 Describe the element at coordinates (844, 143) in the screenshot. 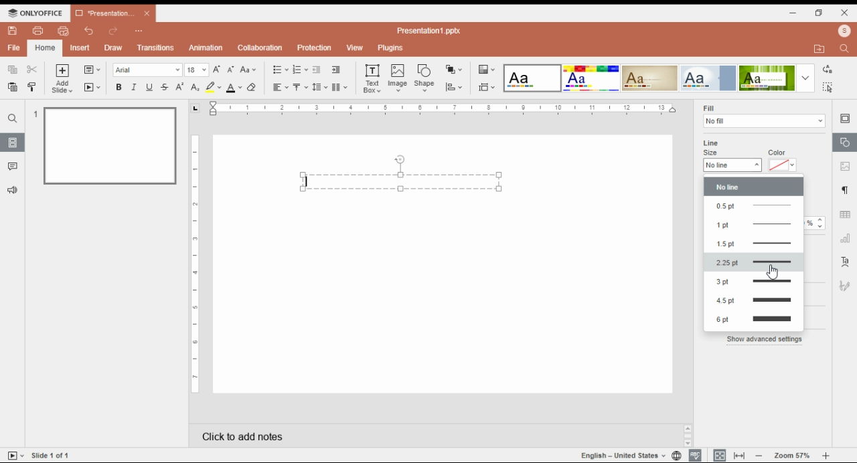

I see `shape settings` at that location.